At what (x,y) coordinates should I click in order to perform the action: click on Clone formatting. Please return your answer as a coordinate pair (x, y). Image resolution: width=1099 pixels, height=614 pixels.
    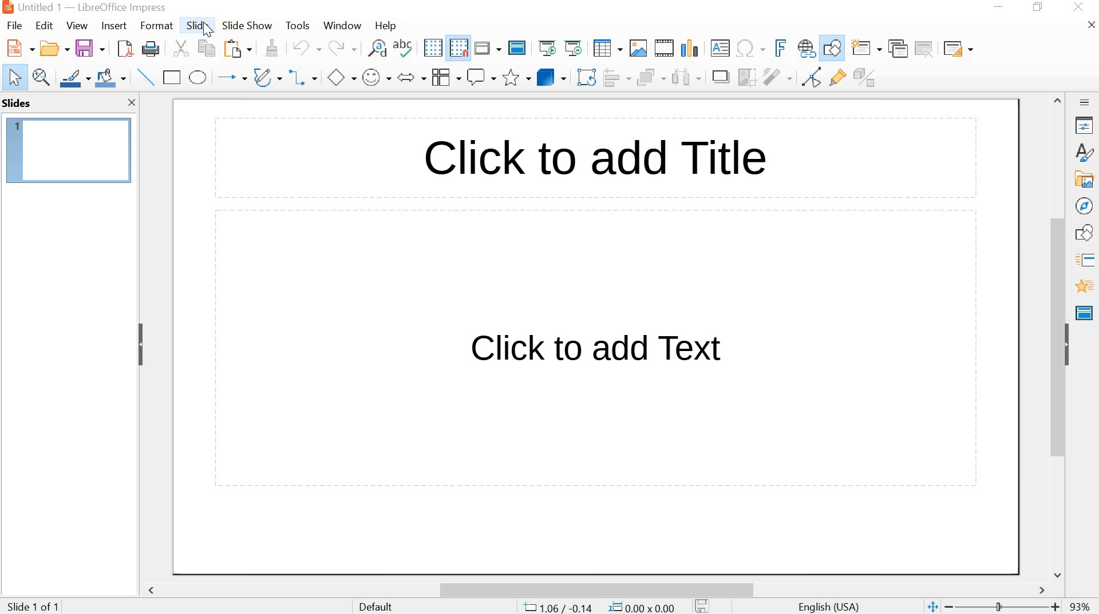
    Looking at the image, I should click on (271, 47).